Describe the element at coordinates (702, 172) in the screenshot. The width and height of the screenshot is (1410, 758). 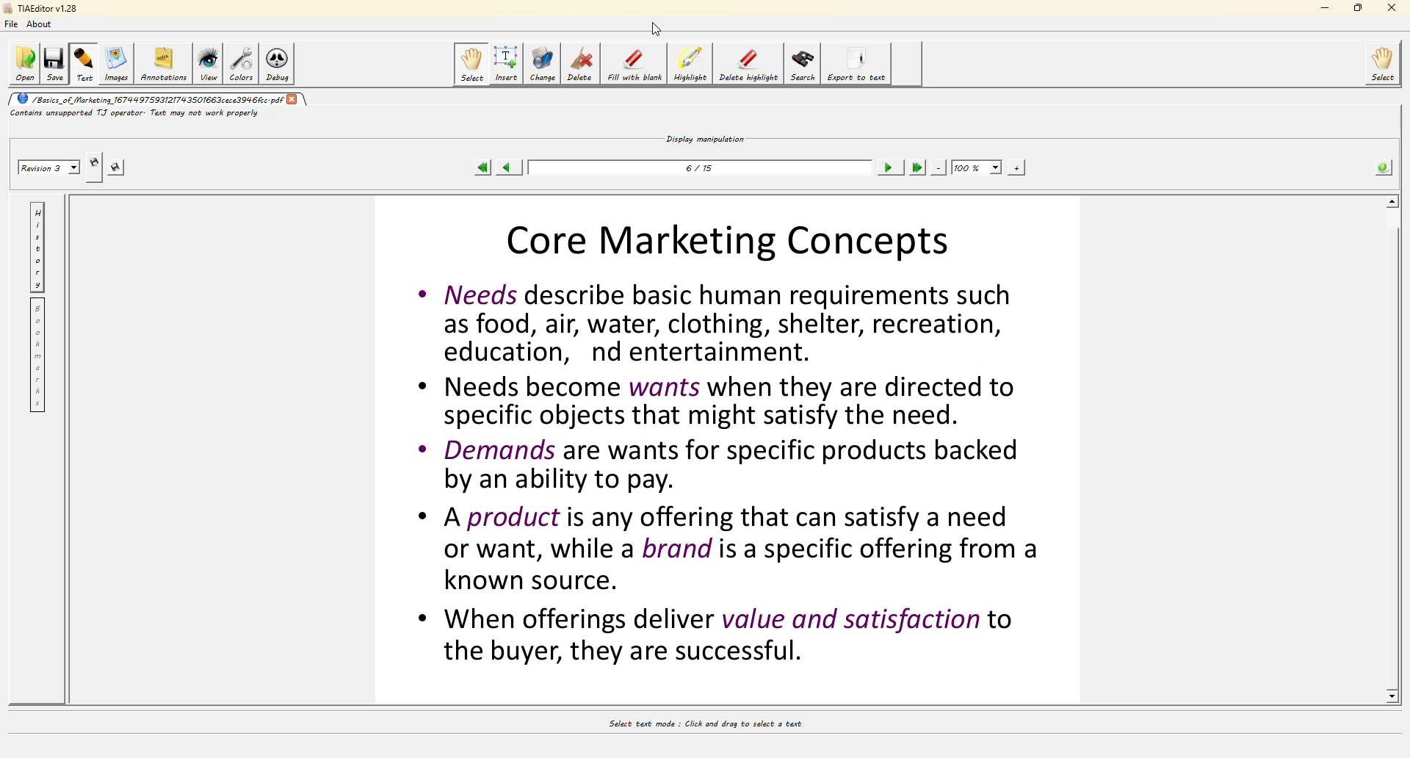
I see `6/15` at that location.